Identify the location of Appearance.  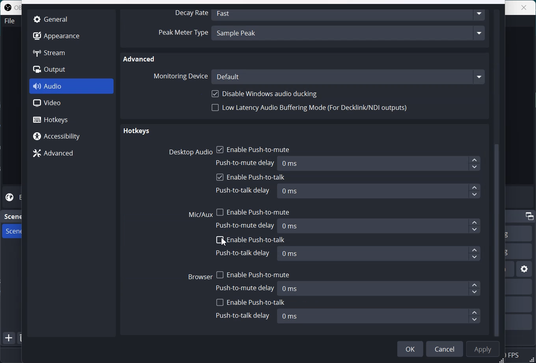
(56, 35).